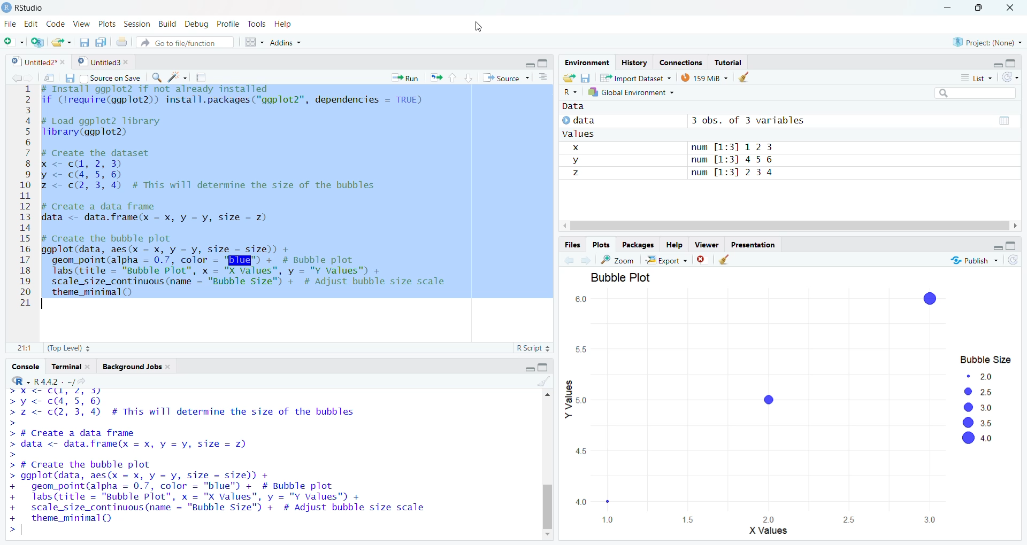 This screenshot has height=545, width=1027. I want to click on save all documents, so click(84, 40).